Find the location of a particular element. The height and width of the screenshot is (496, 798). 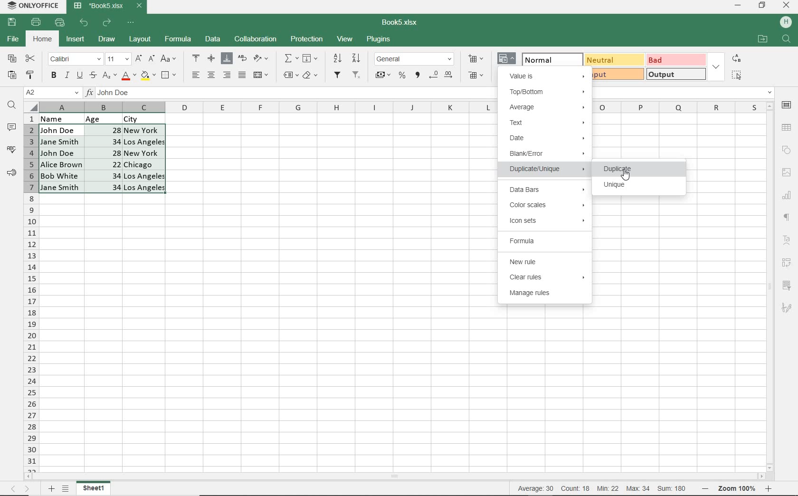

FEEDBACK & SUPPORT is located at coordinates (12, 172).